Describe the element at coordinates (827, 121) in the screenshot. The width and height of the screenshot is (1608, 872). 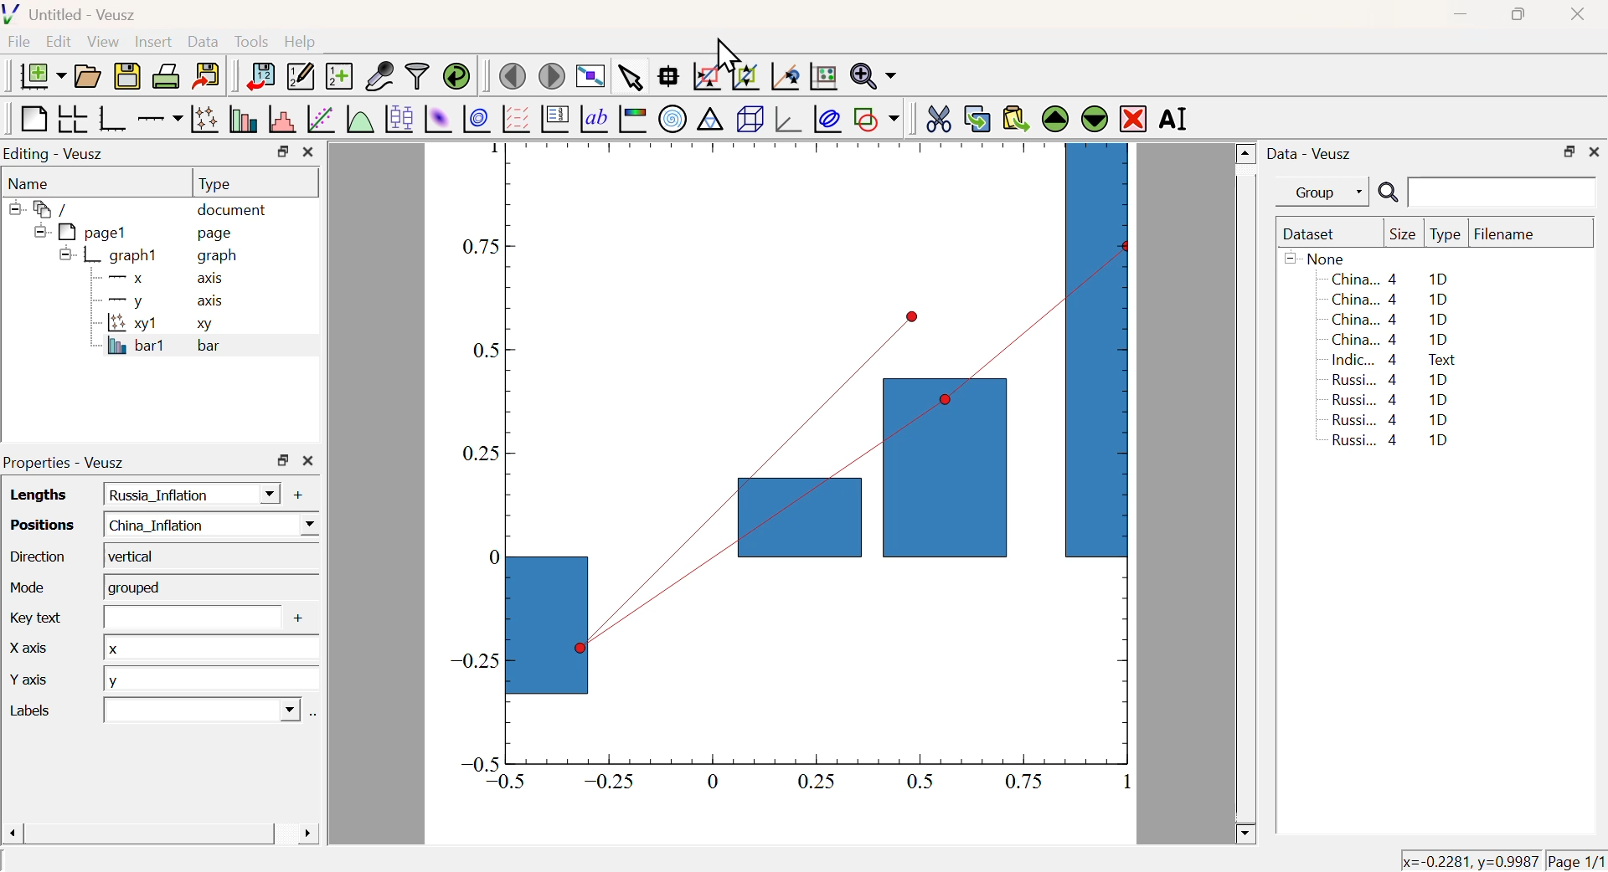
I see `Plot Covariance Ellipses` at that location.